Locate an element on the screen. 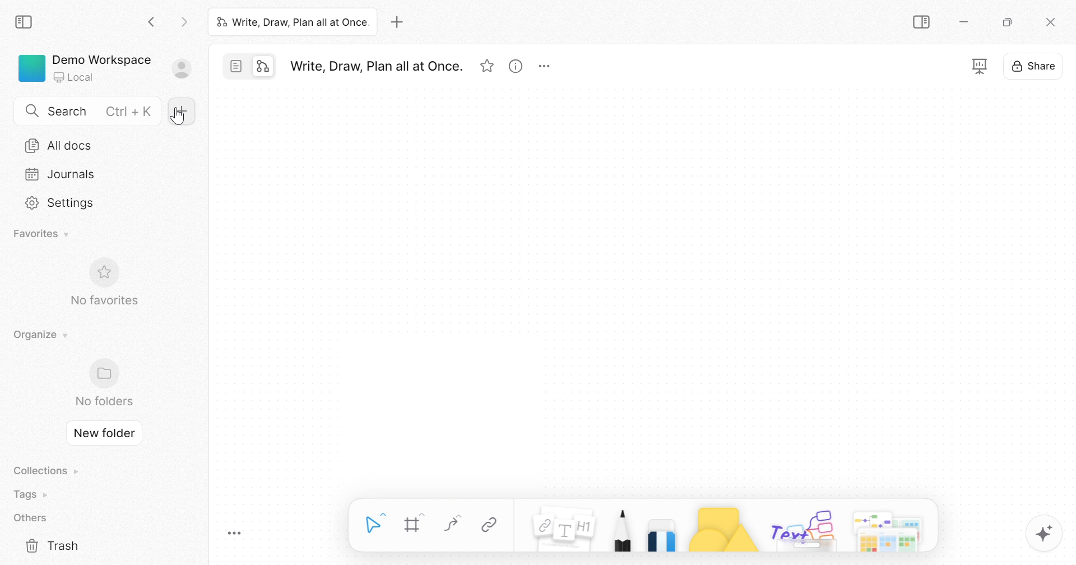 This screenshot has height=565, width=1076. Restore down is located at coordinates (1009, 24).